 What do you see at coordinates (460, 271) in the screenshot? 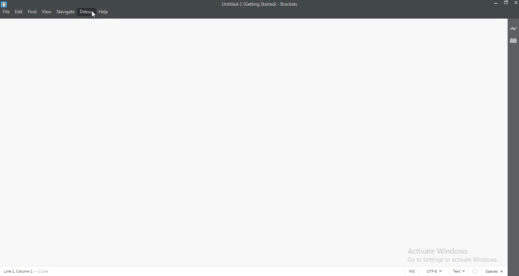
I see `text` at bounding box center [460, 271].